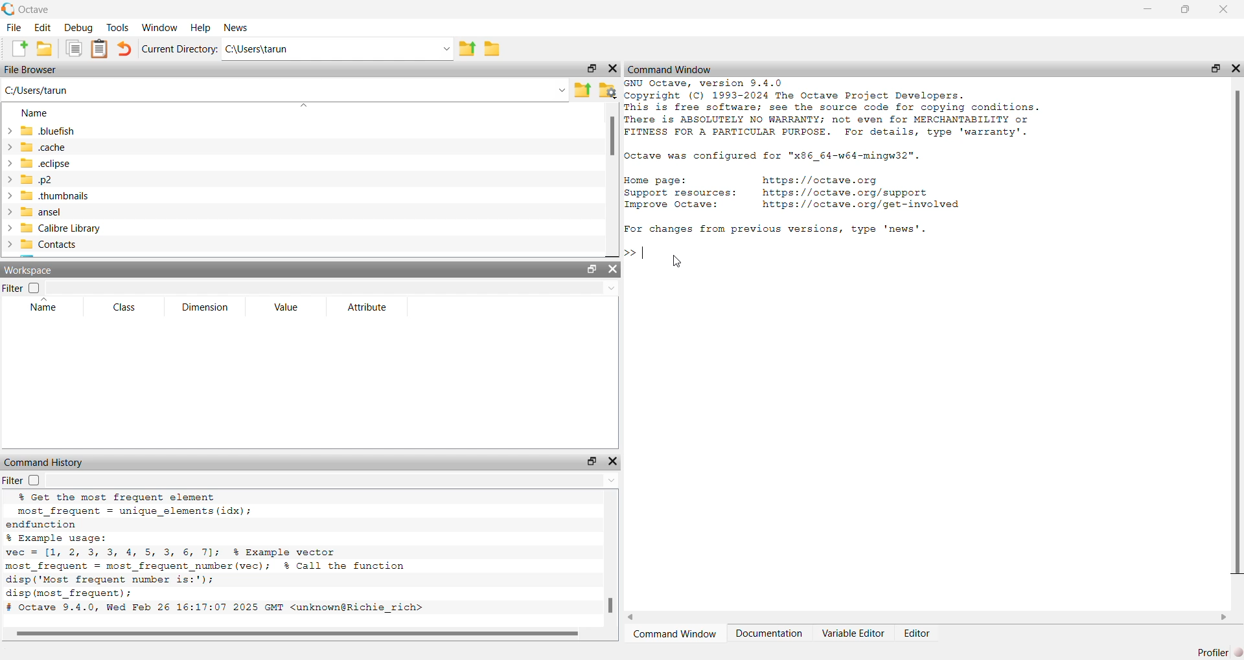  What do you see at coordinates (8, 179) in the screenshot?
I see `expand/collapse` at bounding box center [8, 179].